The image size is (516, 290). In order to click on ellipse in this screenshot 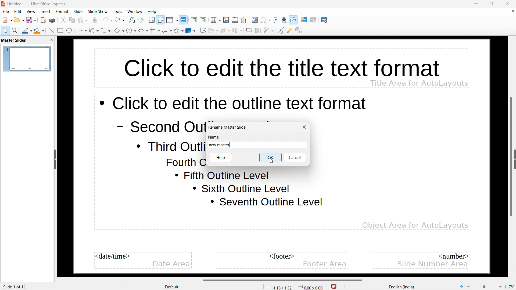, I will do `click(70, 30)`.